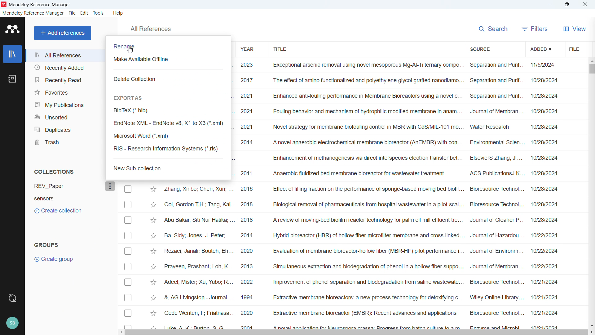  Describe the element at coordinates (150, 29) in the screenshot. I see `All references ` at that location.